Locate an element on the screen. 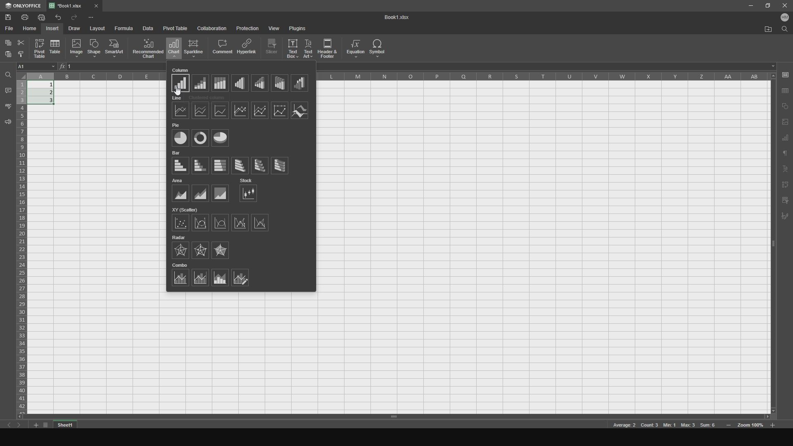 The width and height of the screenshot is (793, 446). symbol is located at coordinates (379, 48).